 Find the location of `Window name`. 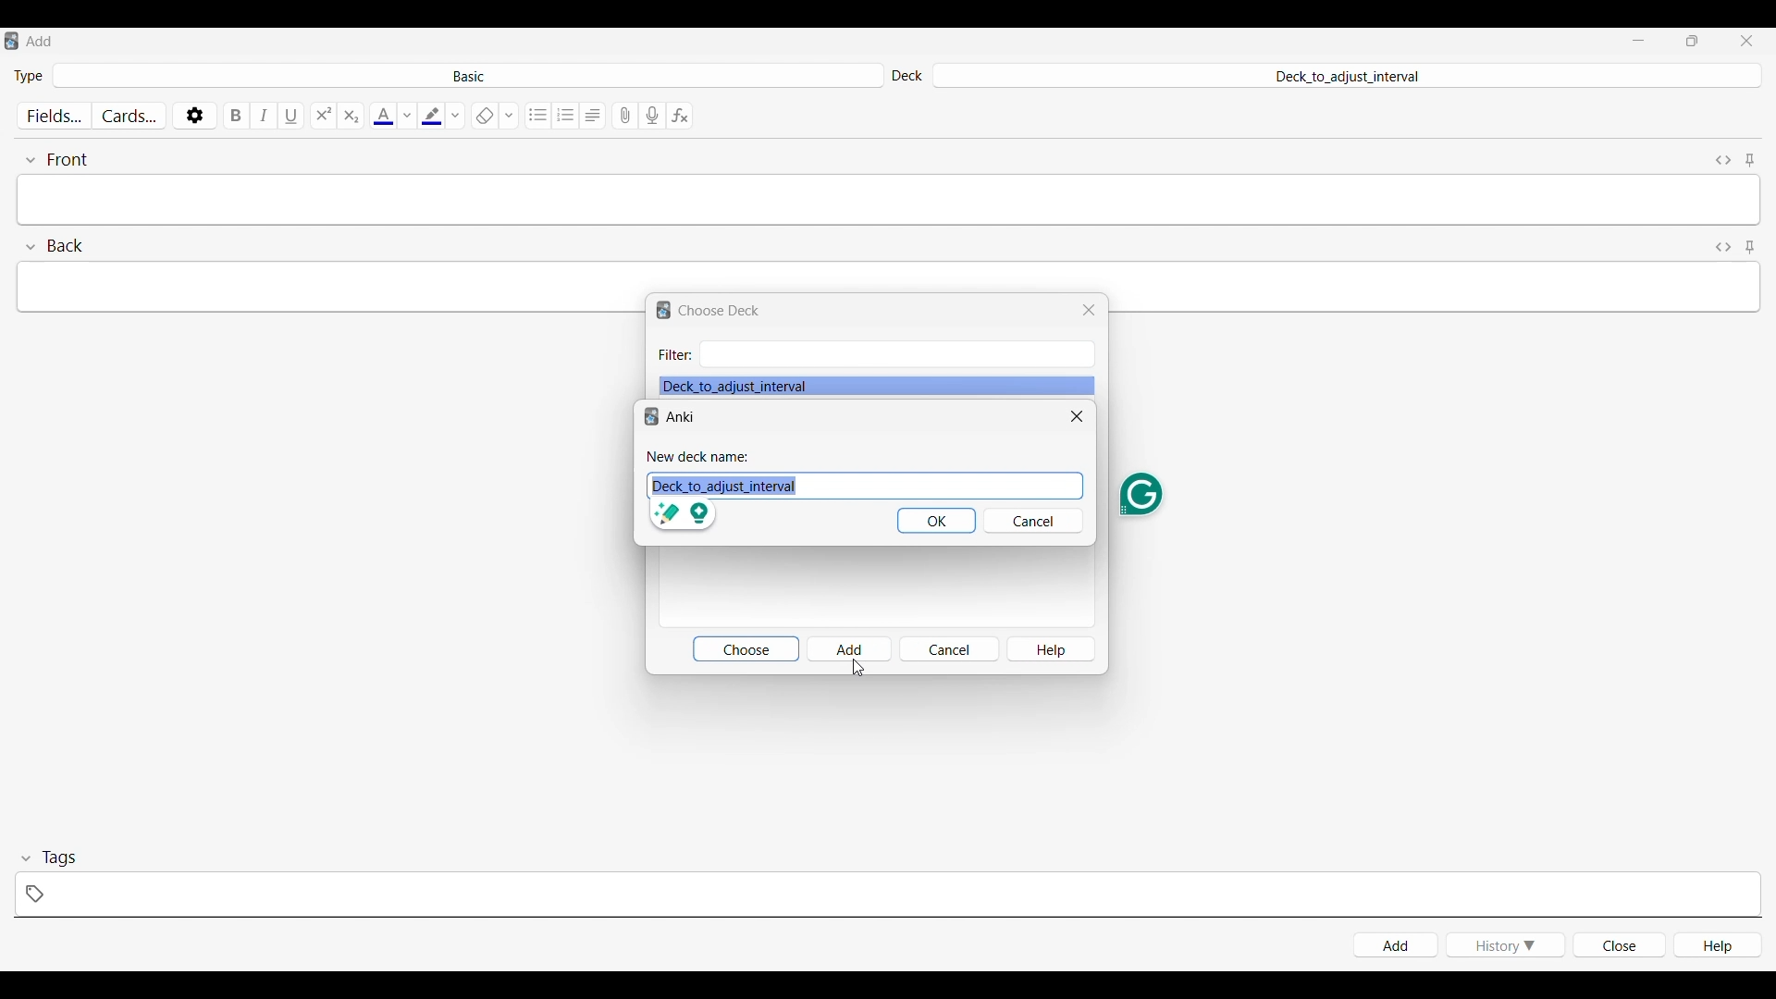

Window name is located at coordinates (41, 41).